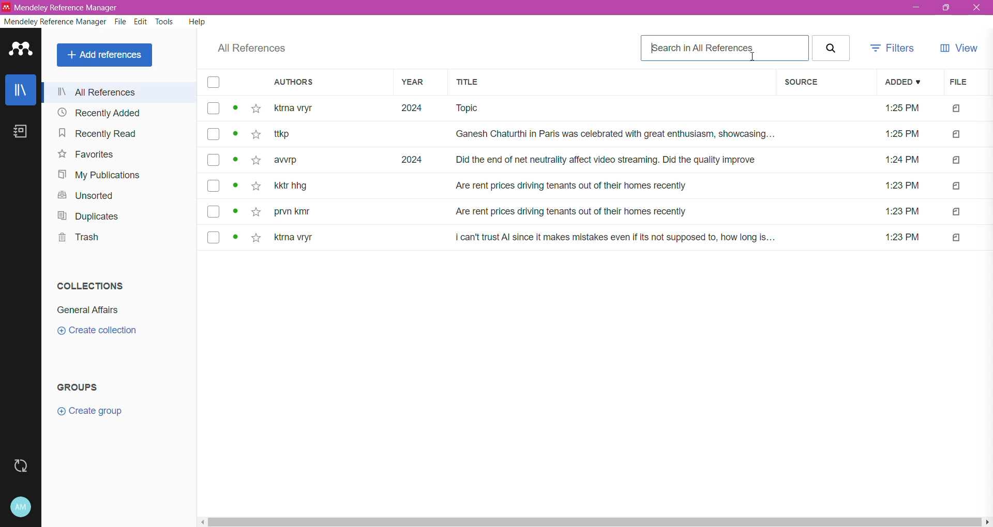 Image resolution: width=993 pixels, height=527 pixels. I want to click on file type, so click(956, 187).